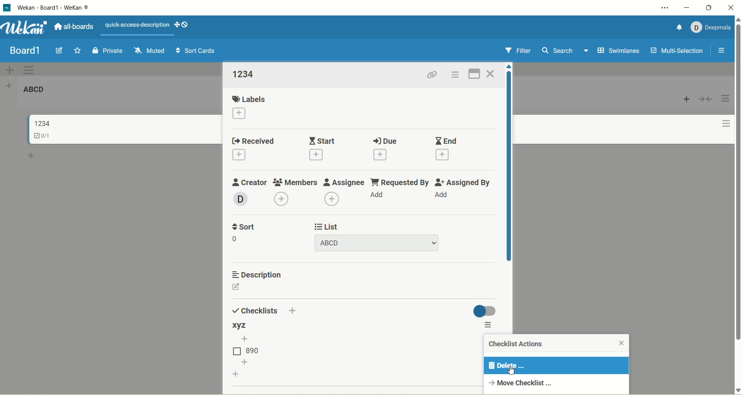  What do you see at coordinates (381, 243) in the screenshot?
I see `ABCD` at bounding box center [381, 243].